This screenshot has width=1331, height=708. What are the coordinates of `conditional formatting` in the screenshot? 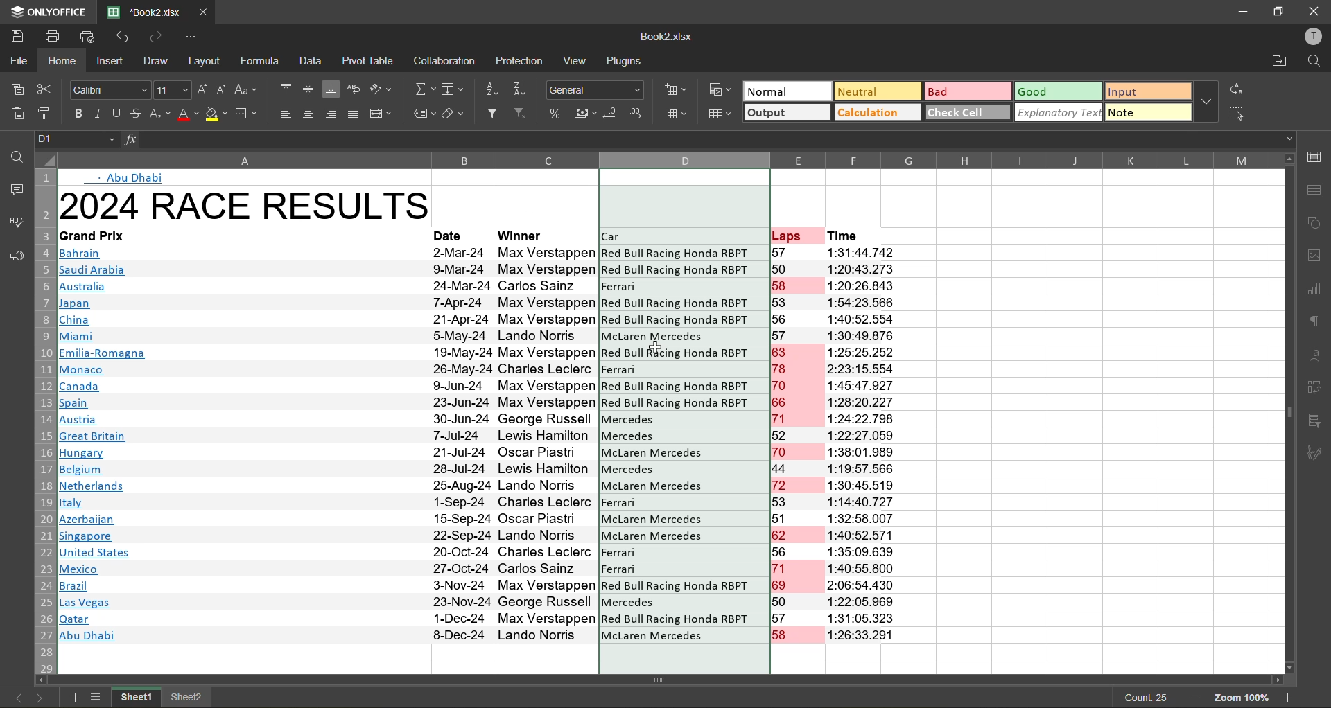 It's located at (721, 90).